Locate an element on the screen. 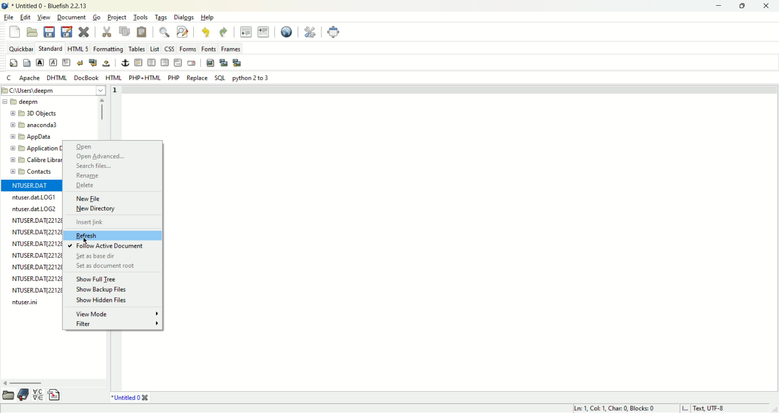  open is located at coordinates (88, 148).